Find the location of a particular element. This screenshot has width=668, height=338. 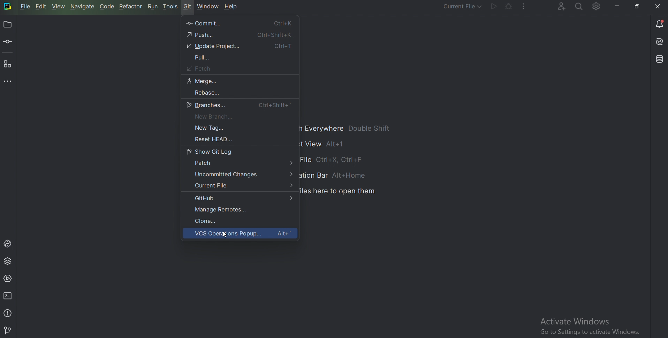

New tag is located at coordinates (218, 128).